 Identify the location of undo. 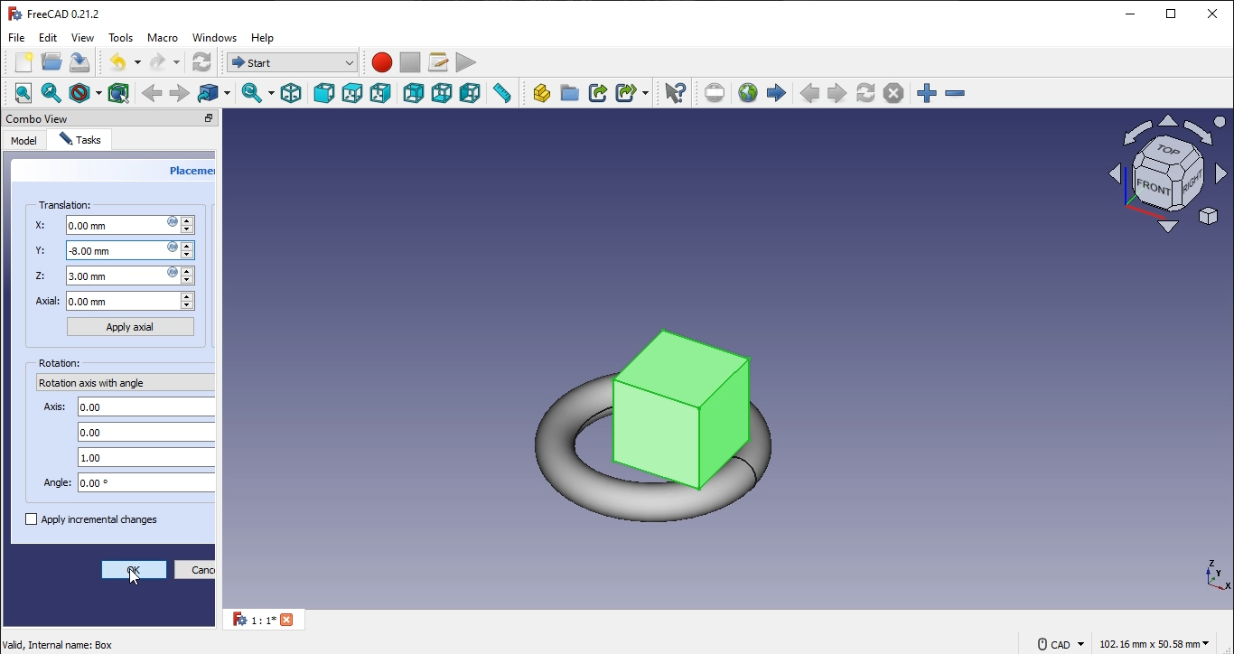
(125, 61).